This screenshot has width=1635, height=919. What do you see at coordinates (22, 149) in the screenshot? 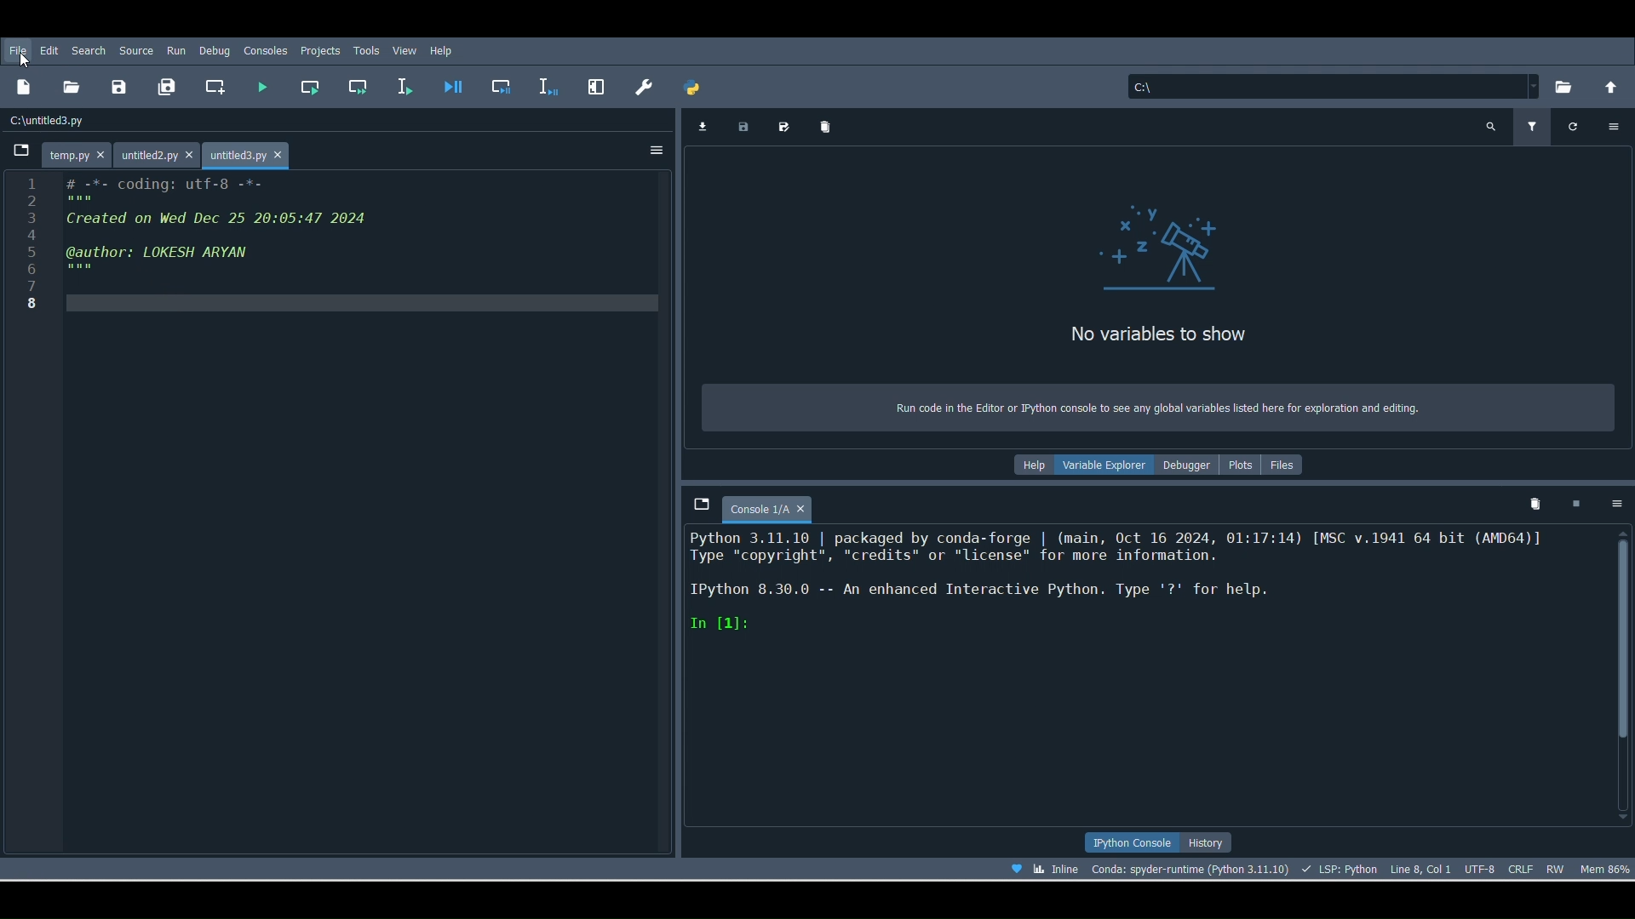
I see `Browse tabs` at bounding box center [22, 149].